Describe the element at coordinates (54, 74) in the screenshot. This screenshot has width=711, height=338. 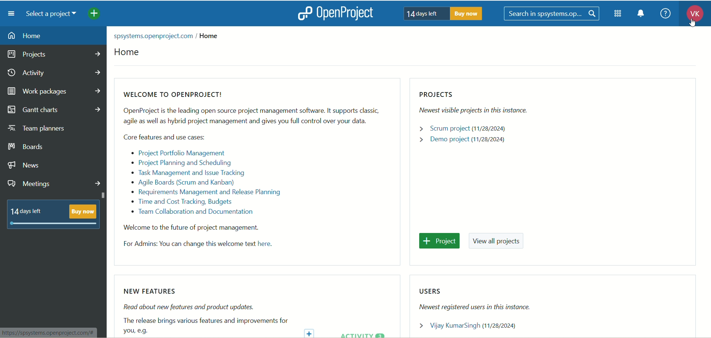
I see `activity` at that location.